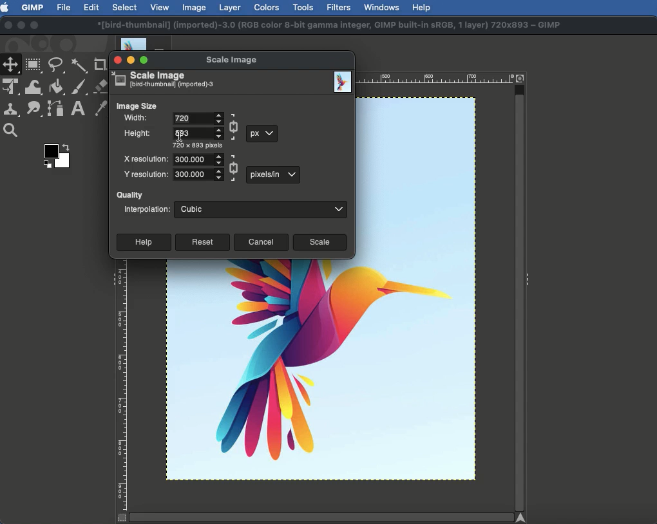  I want to click on Unified transform tool, so click(11, 86).